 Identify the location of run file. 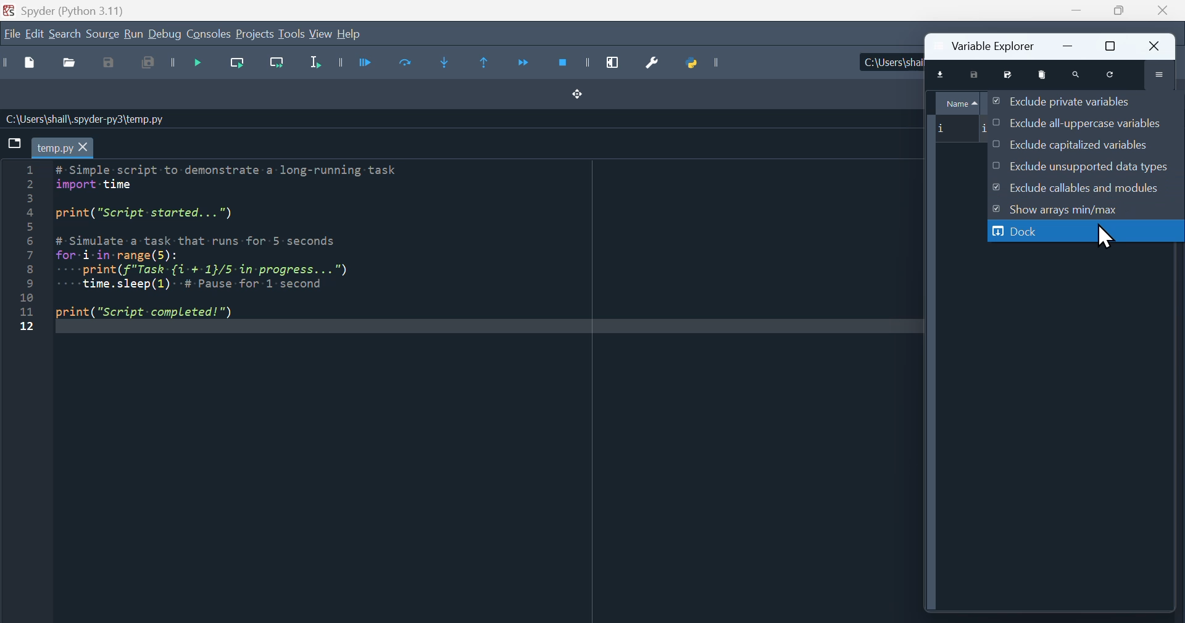
(352, 62).